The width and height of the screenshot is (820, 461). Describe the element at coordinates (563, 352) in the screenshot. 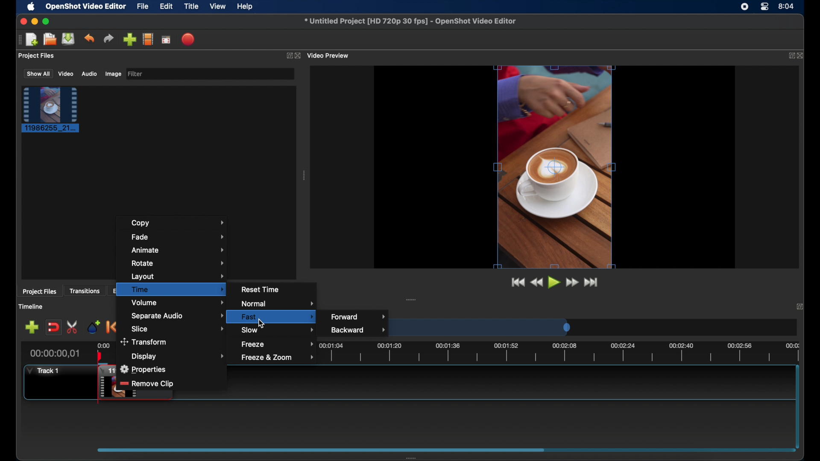

I see `timeline ` at that location.